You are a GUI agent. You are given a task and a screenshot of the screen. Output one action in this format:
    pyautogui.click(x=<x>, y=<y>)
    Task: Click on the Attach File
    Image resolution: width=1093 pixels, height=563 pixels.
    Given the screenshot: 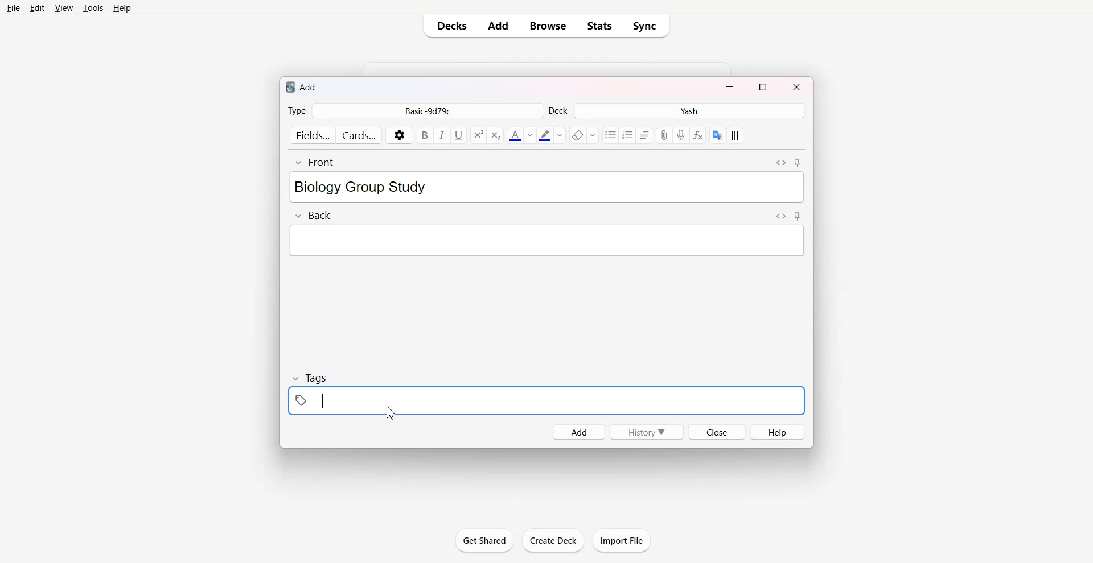 What is the action you would take?
    pyautogui.click(x=665, y=135)
    